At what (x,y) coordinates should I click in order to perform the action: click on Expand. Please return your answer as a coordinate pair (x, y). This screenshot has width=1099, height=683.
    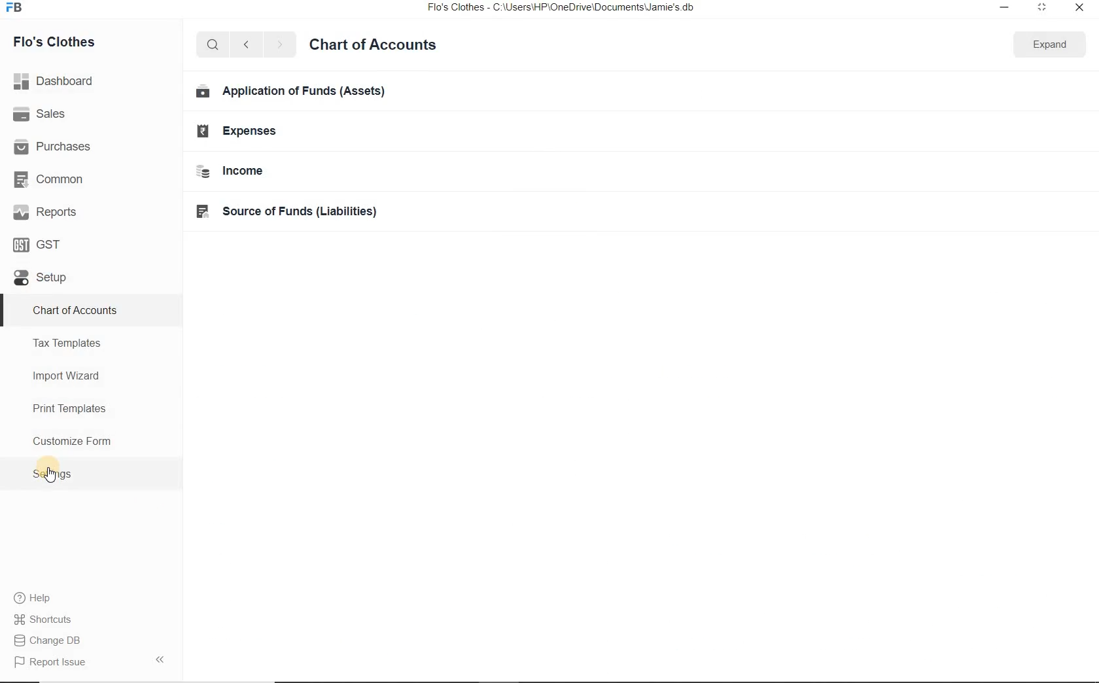
    Looking at the image, I should click on (1047, 43).